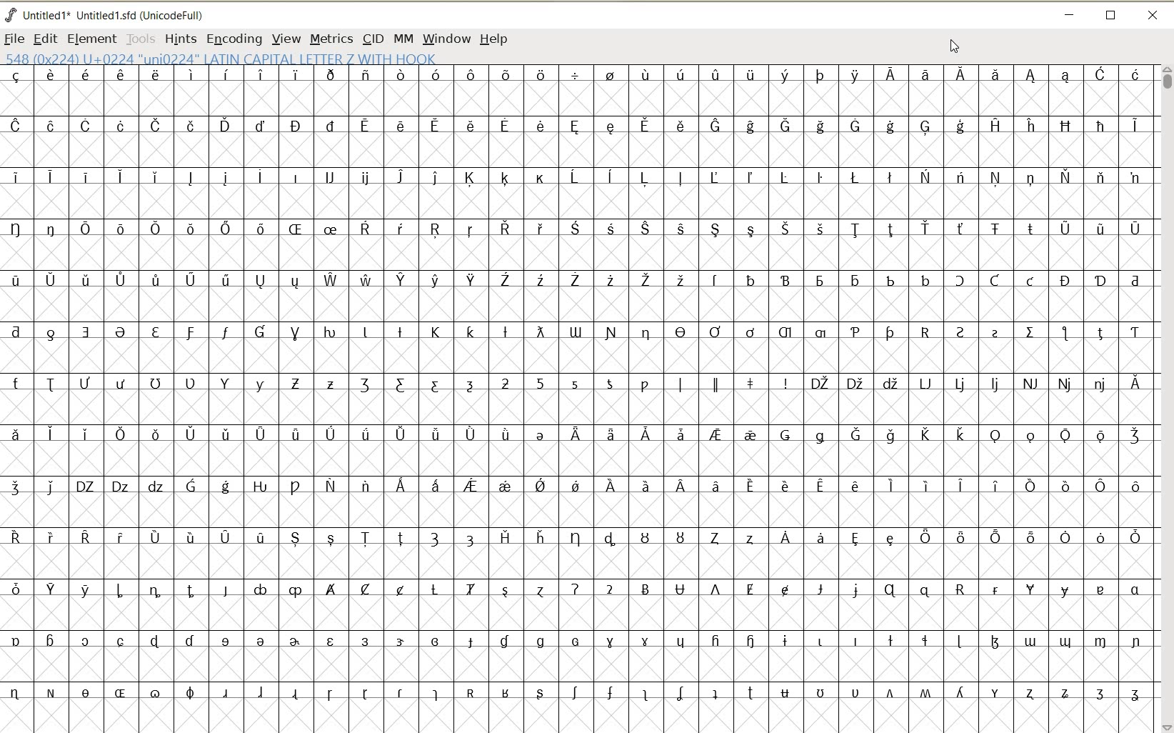  I want to click on SCROLLBAR, so click(1165, 399).